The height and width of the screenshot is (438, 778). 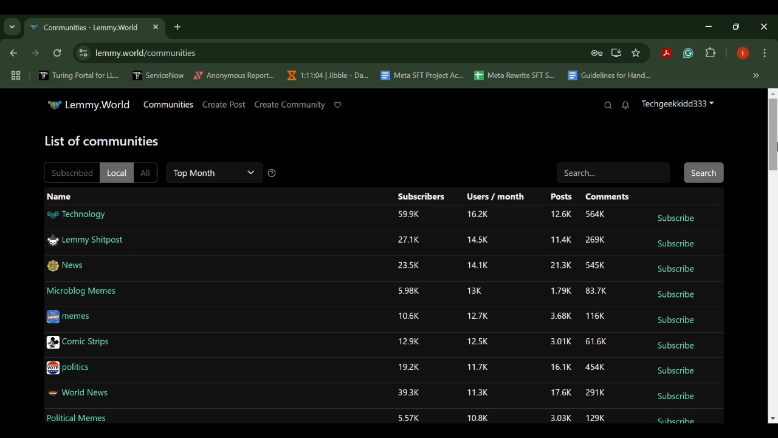 I want to click on Search Button, so click(x=704, y=172).